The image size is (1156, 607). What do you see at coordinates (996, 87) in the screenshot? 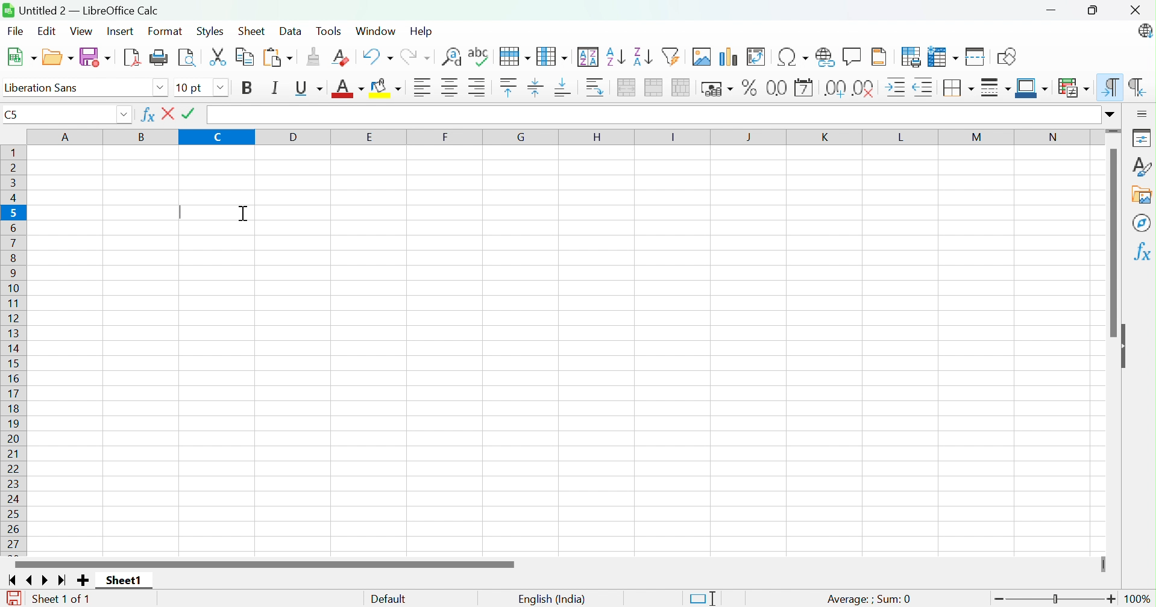
I see `Border style` at bounding box center [996, 87].